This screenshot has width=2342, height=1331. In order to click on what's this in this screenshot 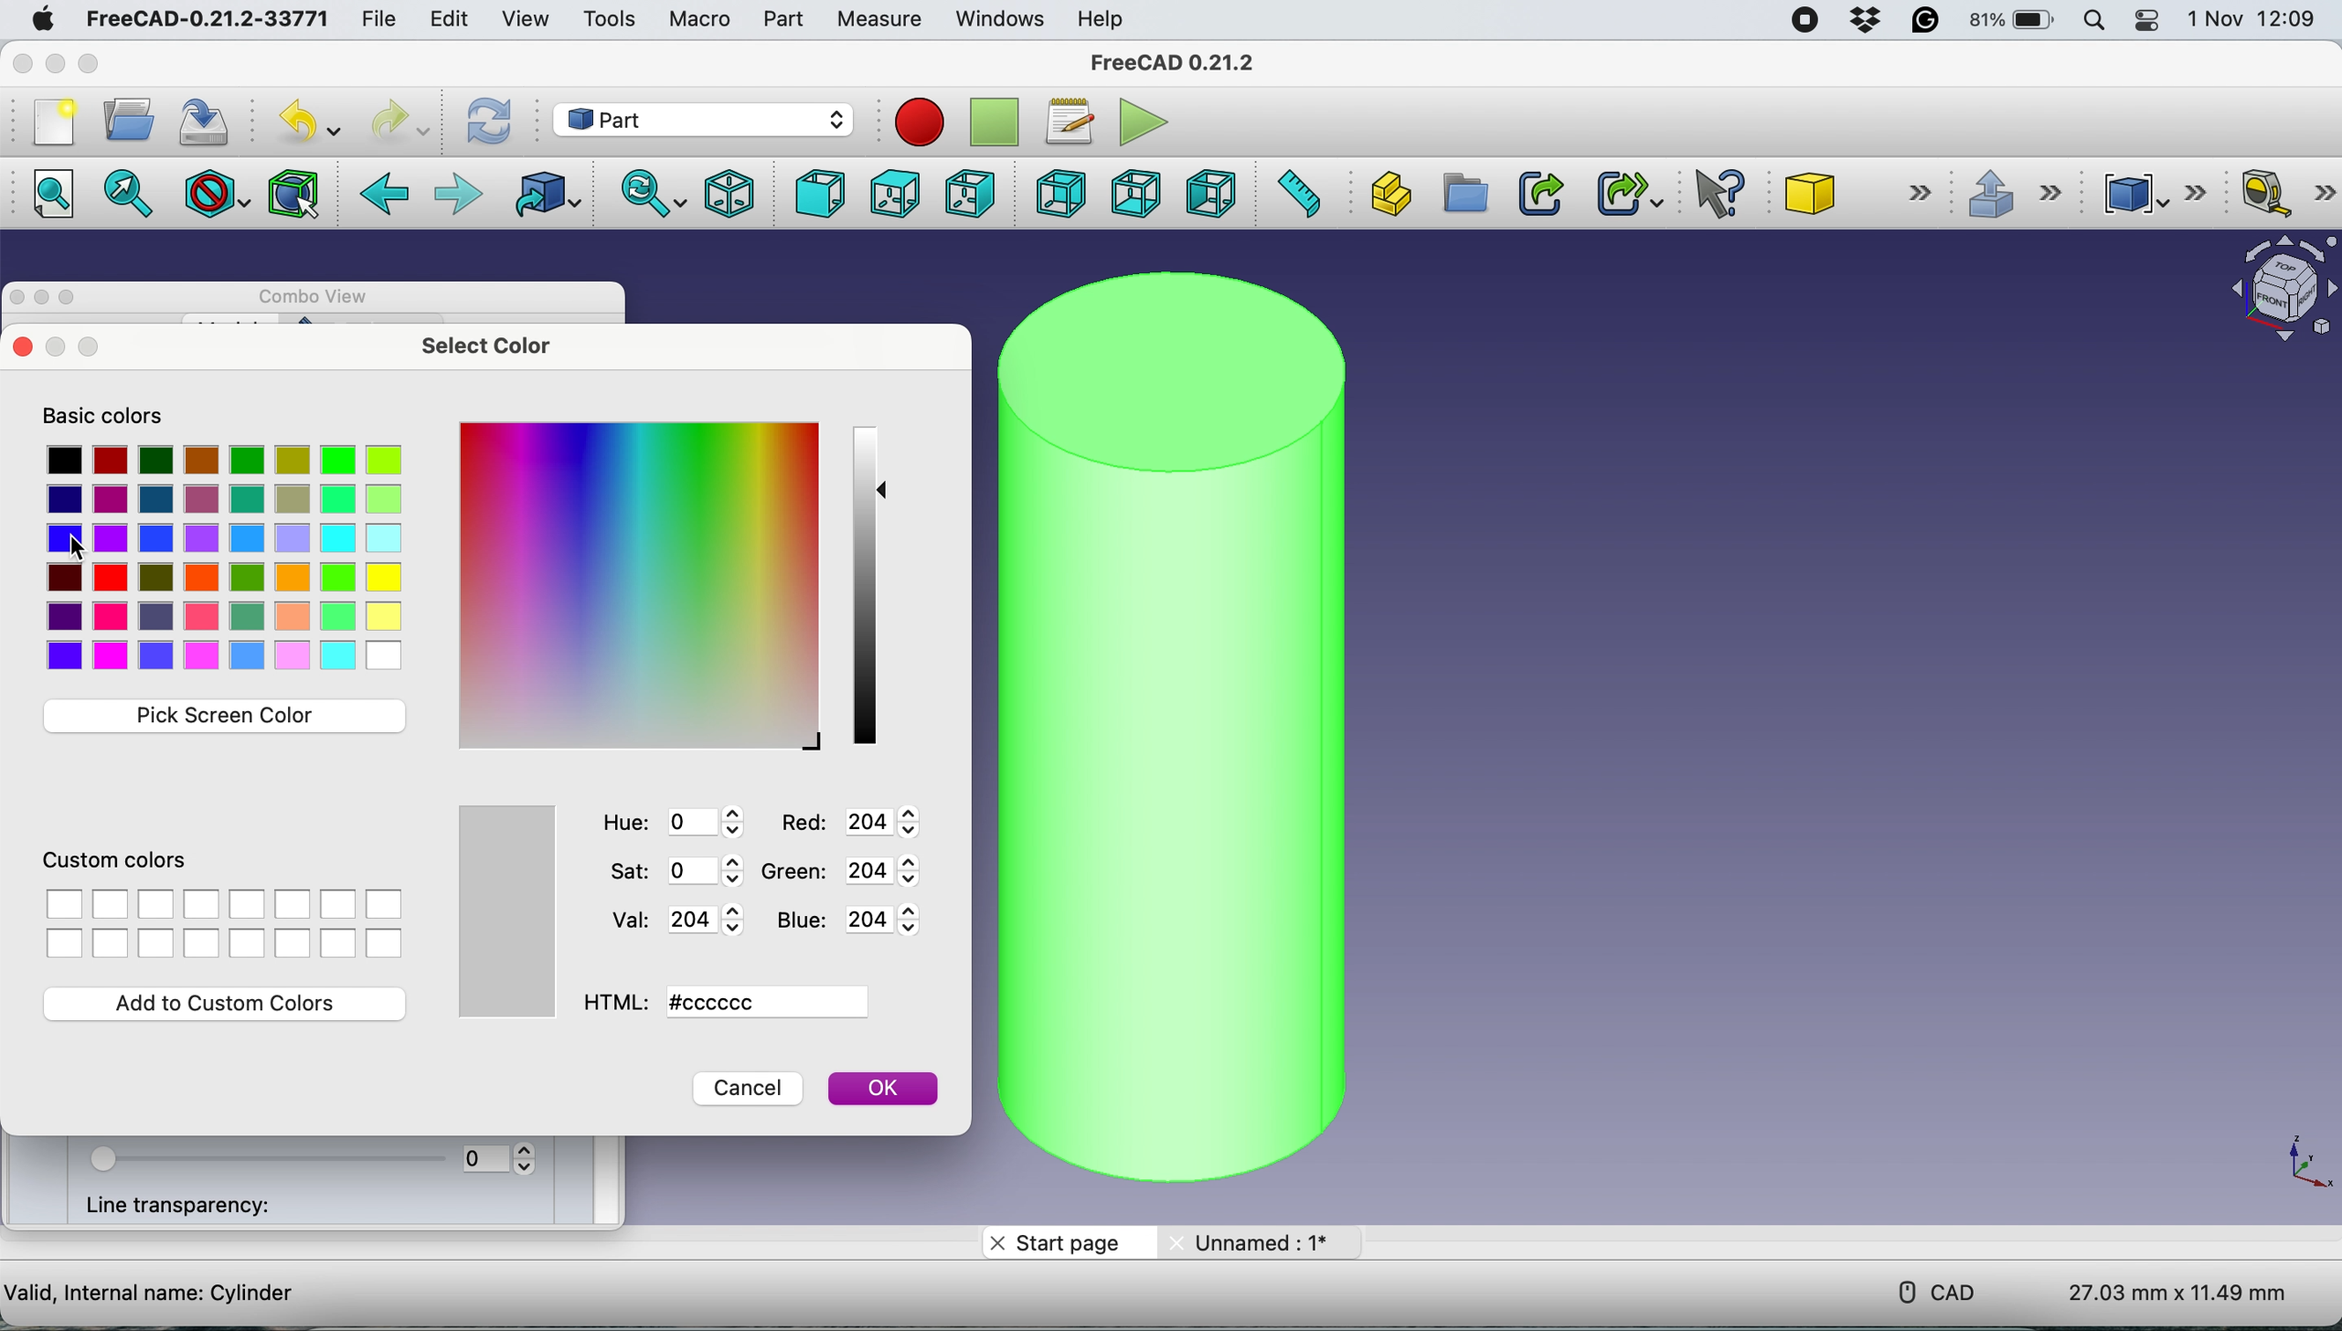, I will do `click(1710, 194)`.